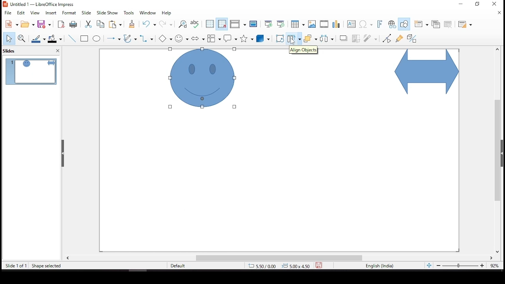 This screenshot has width=505, height=284. What do you see at coordinates (356, 37) in the screenshot?
I see `crop image` at bounding box center [356, 37].